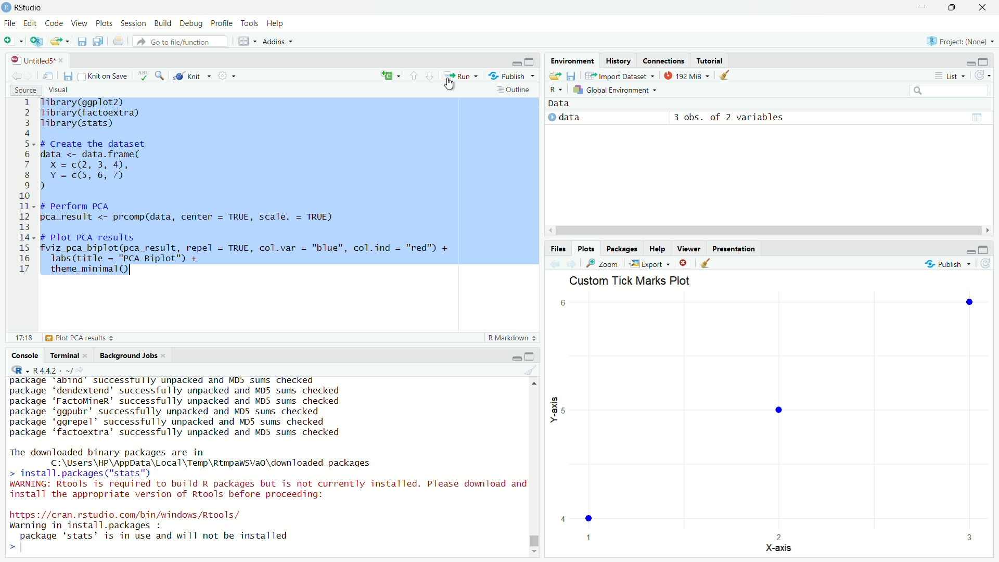 This screenshot has height=562, width=999. Describe the element at coordinates (950, 91) in the screenshot. I see `search` at that location.